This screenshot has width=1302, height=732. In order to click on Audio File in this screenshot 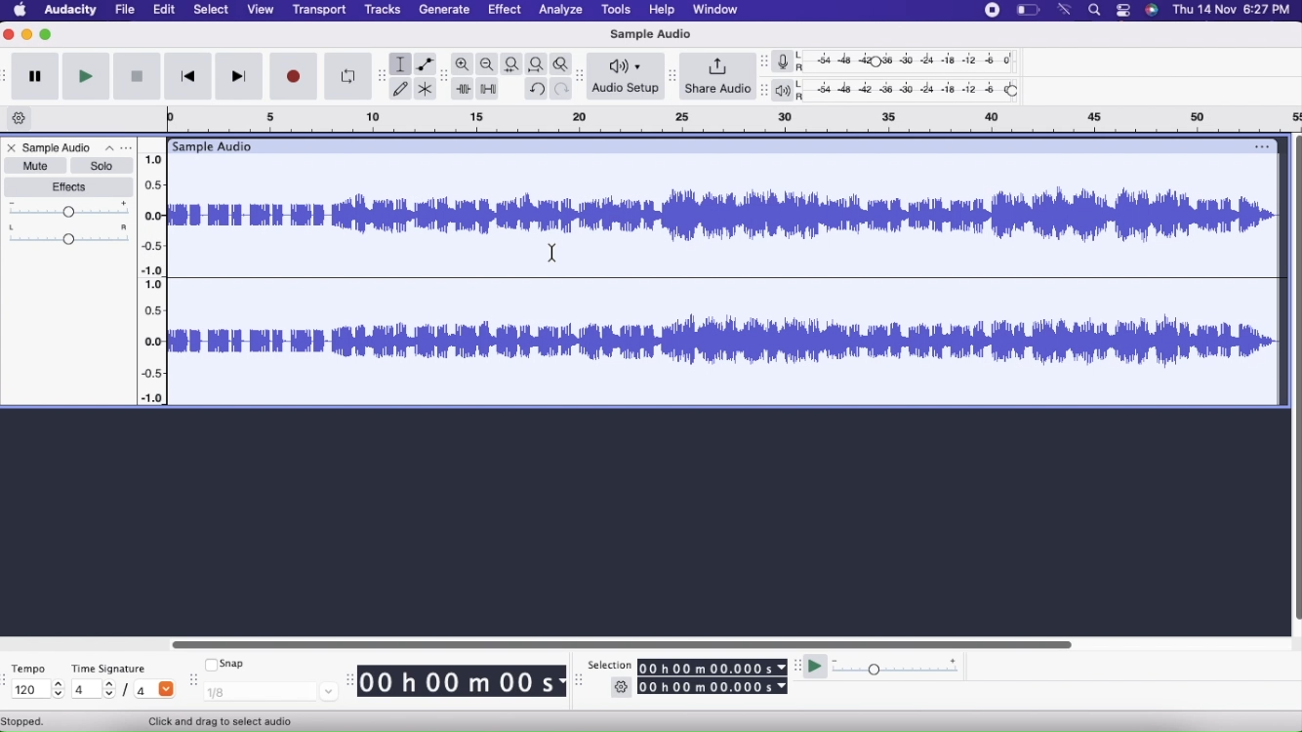, I will do `click(722, 279)`.